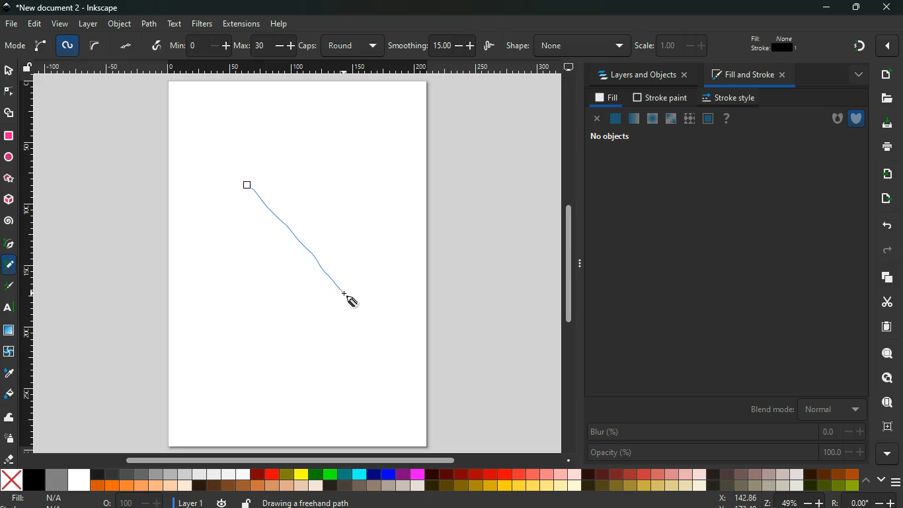 The width and height of the screenshot is (903, 508). What do you see at coordinates (9, 221) in the screenshot?
I see `spiral` at bounding box center [9, 221].